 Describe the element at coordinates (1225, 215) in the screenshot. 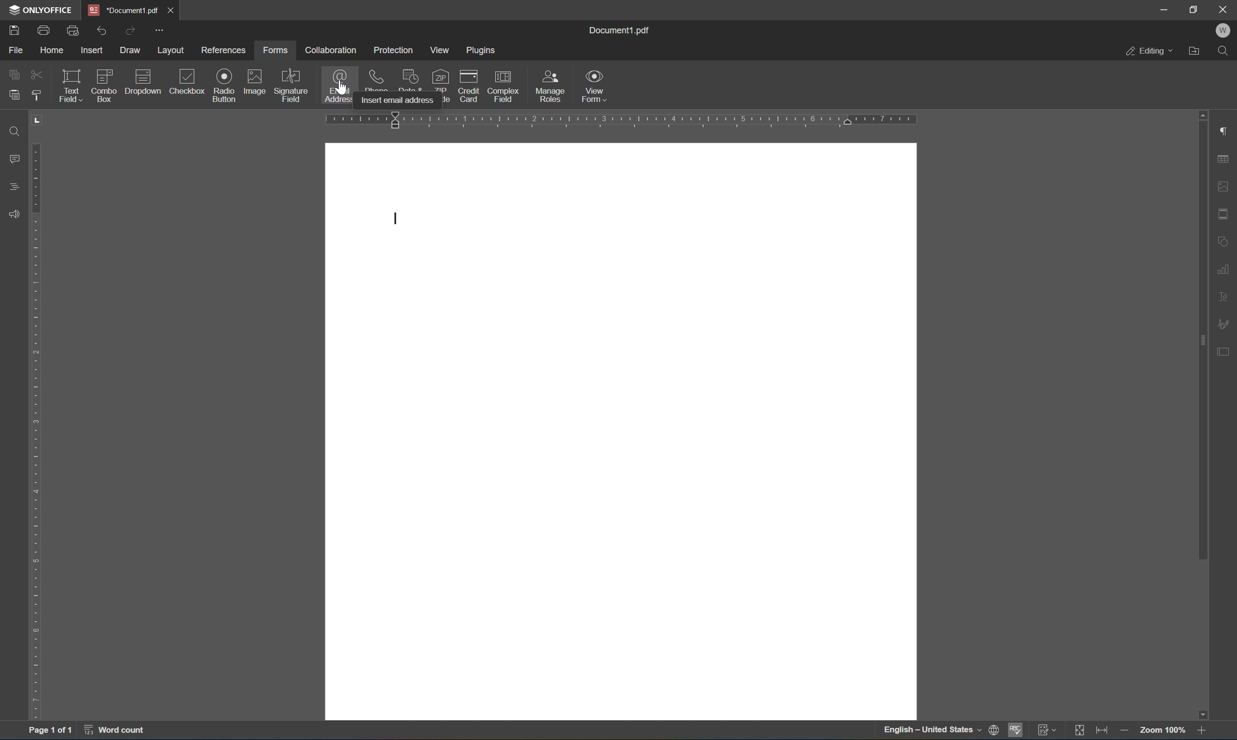

I see `header & footer settings` at that location.